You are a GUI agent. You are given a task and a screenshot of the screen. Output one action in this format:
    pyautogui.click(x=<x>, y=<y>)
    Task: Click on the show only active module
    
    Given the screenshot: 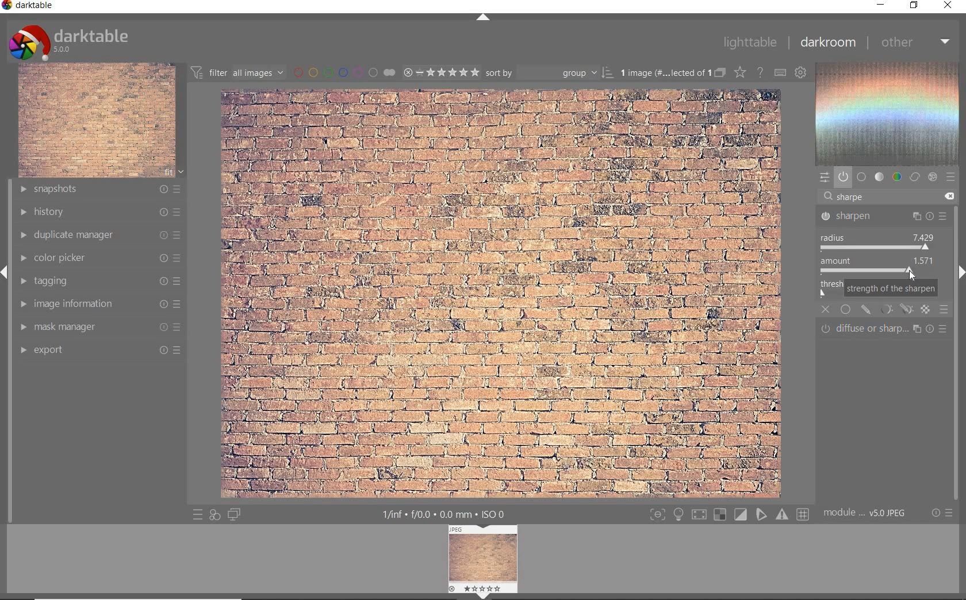 What is the action you would take?
    pyautogui.click(x=843, y=177)
    